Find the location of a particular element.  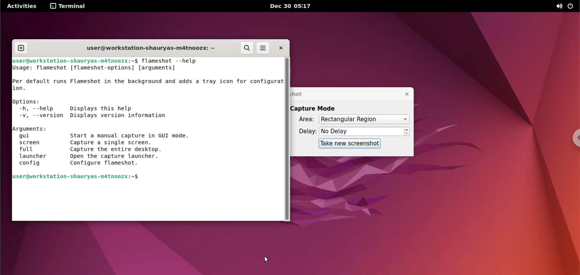

-v, --version is located at coordinates (39, 116).